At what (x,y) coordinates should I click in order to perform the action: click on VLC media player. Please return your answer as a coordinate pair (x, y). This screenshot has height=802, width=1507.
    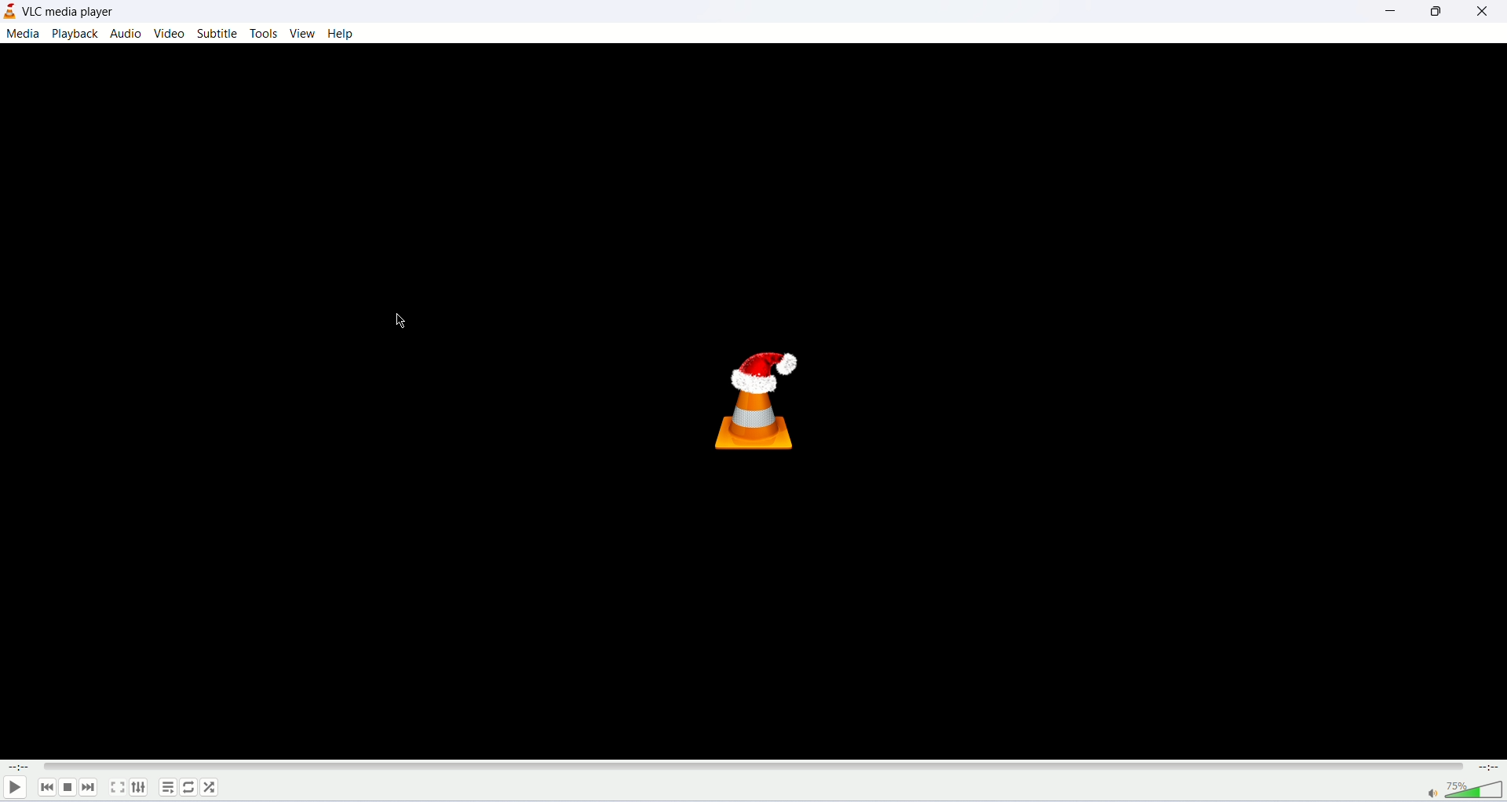
    Looking at the image, I should click on (71, 11).